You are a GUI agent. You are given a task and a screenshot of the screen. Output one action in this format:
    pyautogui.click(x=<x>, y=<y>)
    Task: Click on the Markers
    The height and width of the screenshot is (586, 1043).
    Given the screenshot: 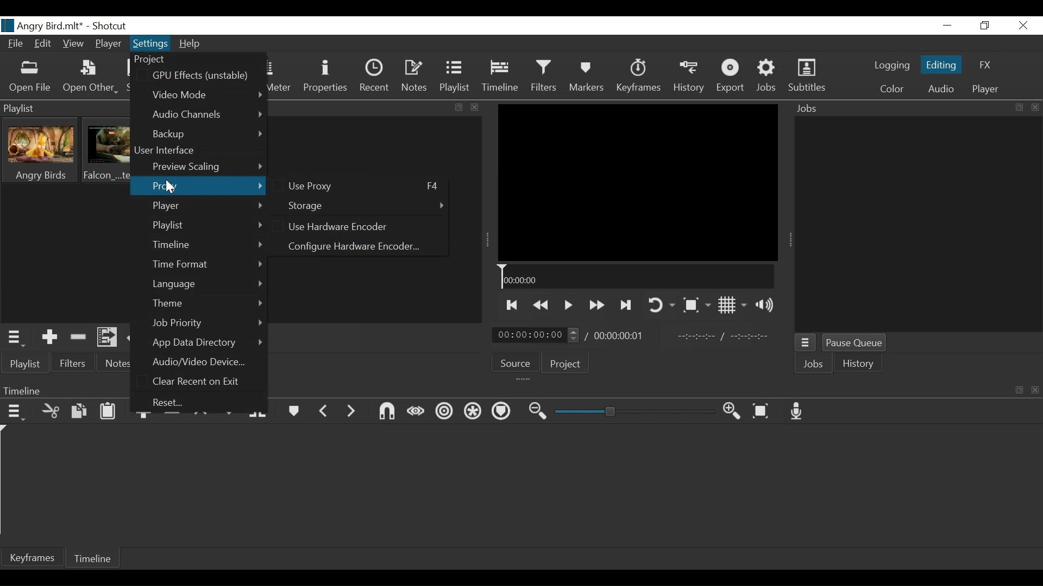 What is the action you would take?
    pyautogui.click(x=296, y=411)
    